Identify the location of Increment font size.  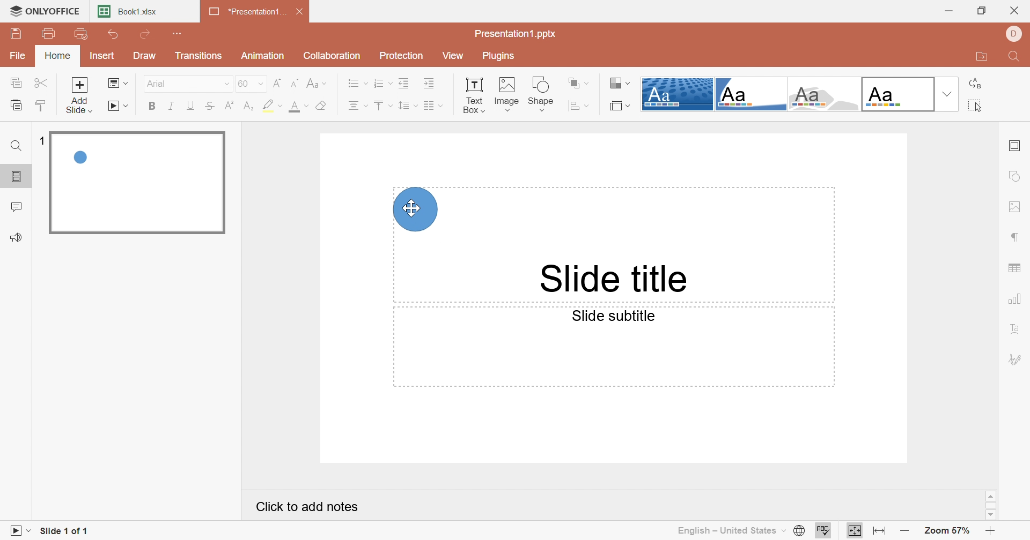
(277, 82).